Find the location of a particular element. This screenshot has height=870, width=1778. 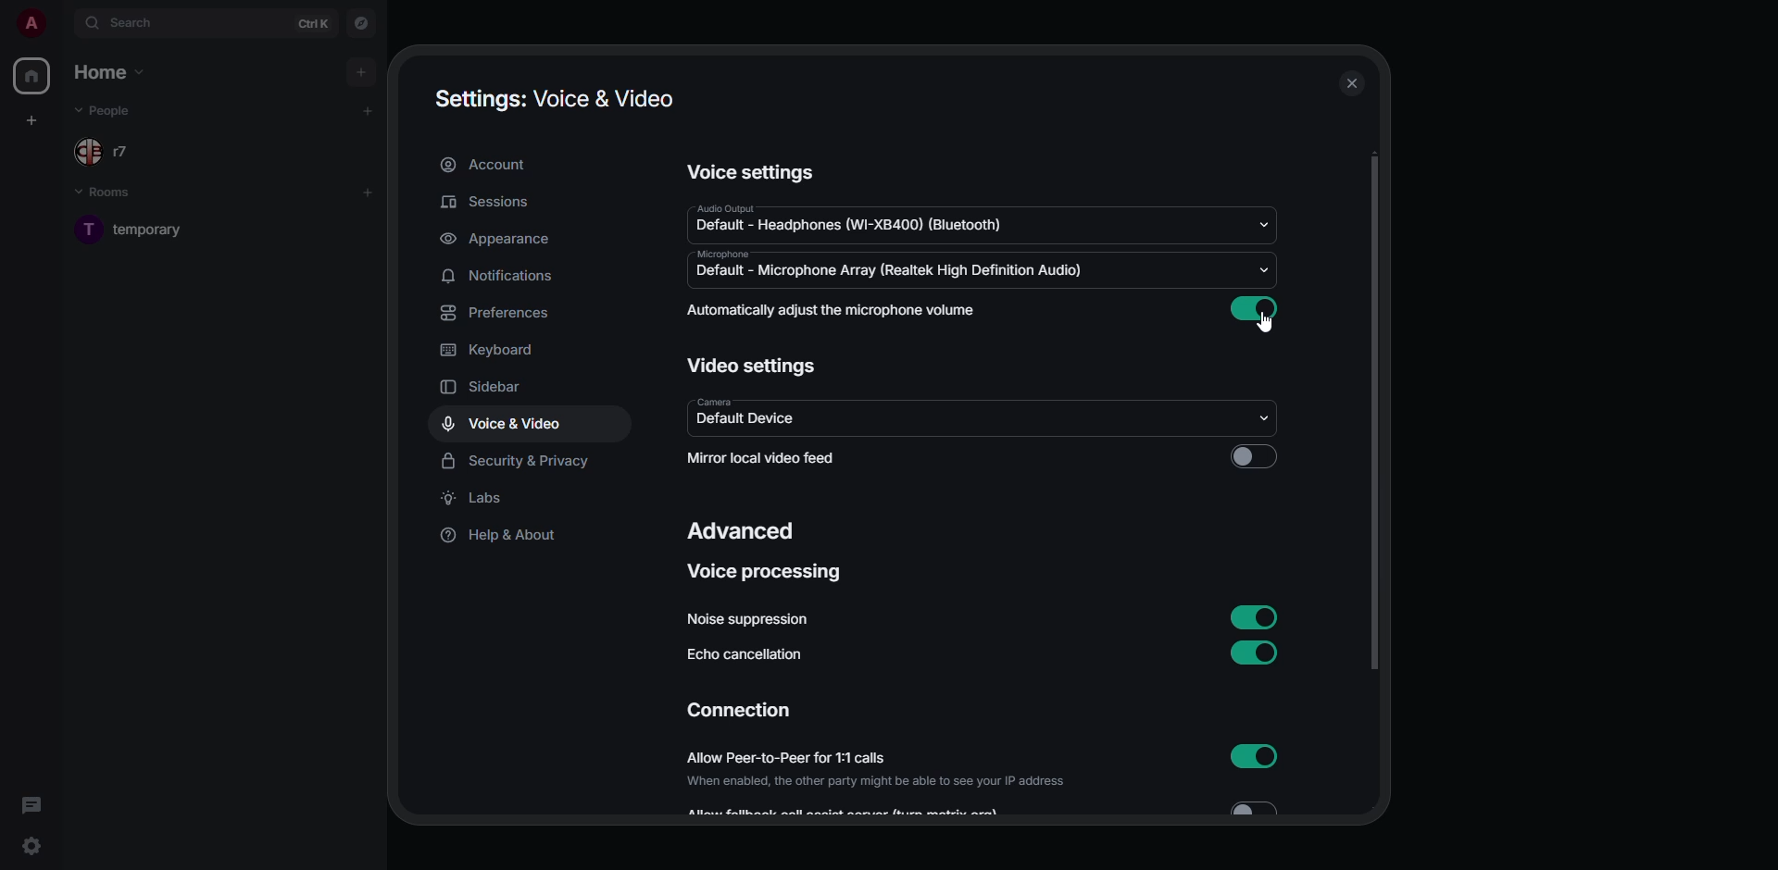

labs is located at coordinates (476, 498).